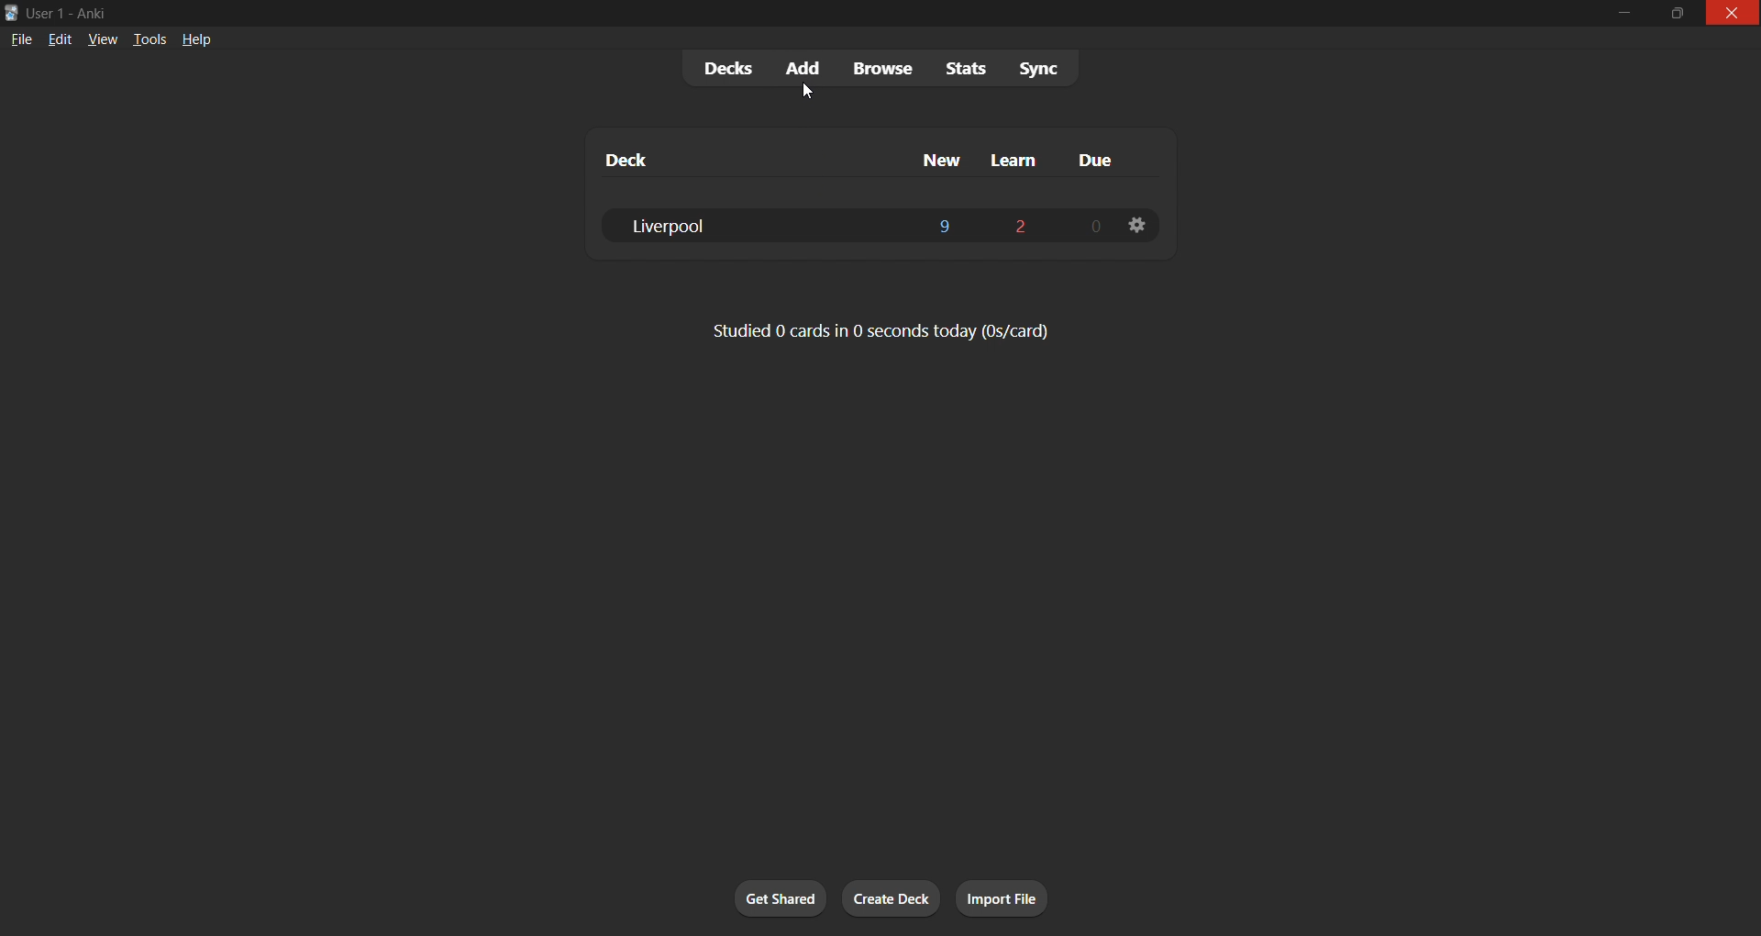 Image resolution: width=1761 pixels, height=936 pixels. I want to click on edit, so click(60, 40).